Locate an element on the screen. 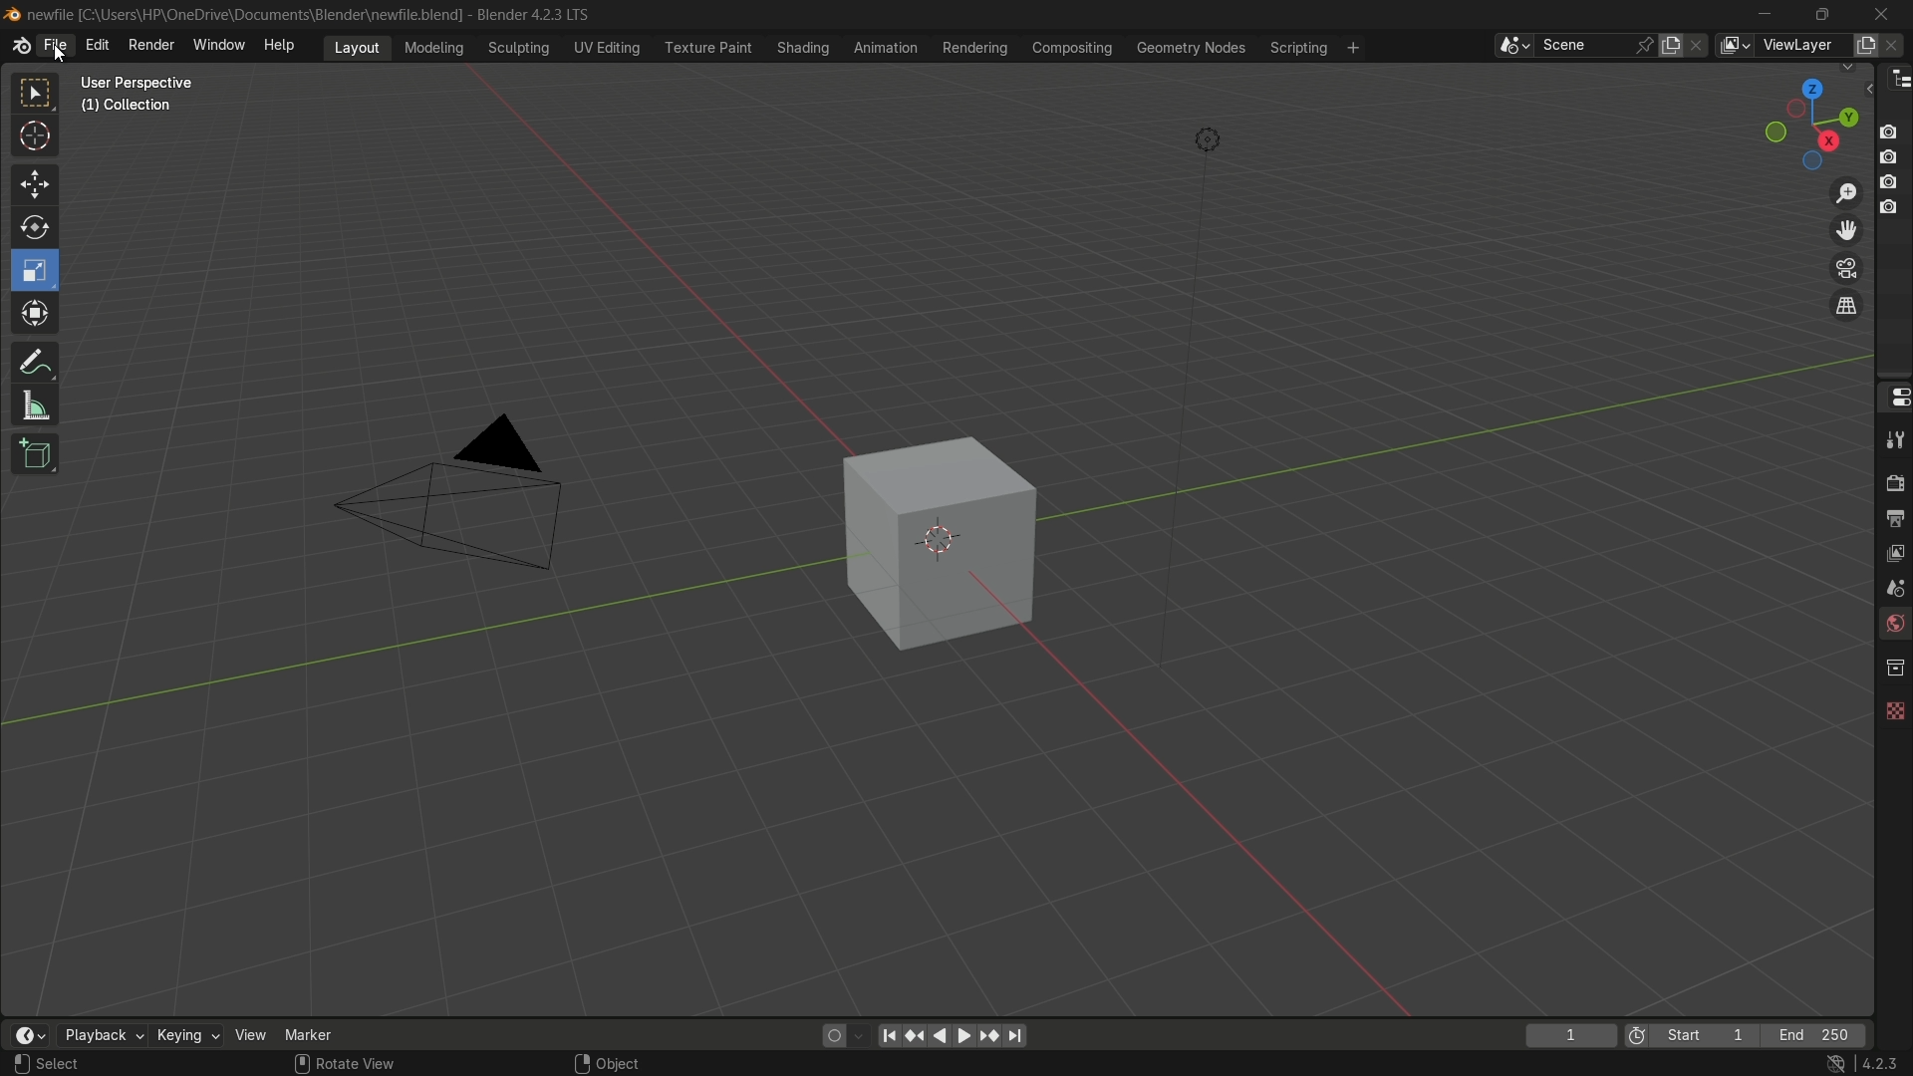  timeline is located at coordinates (29, 1035).